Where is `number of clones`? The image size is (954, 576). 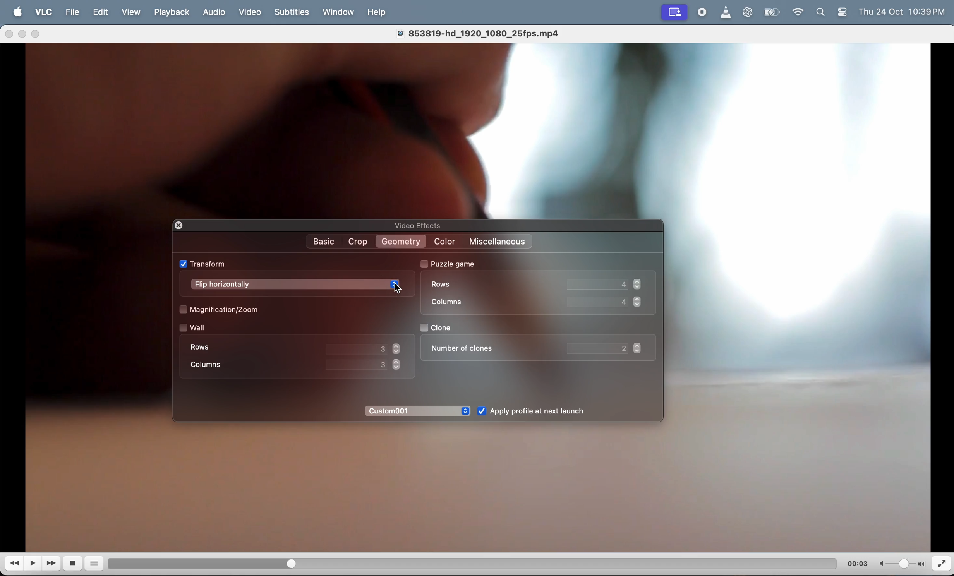
number of clones is located at coordinates (463, 347).